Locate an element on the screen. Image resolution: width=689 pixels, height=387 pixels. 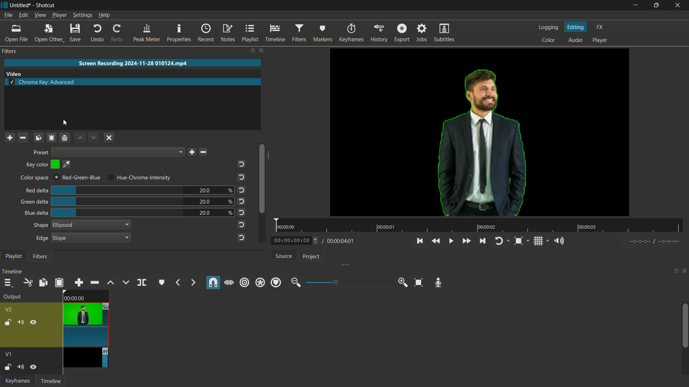
open file is located at coordinates (16, 33).